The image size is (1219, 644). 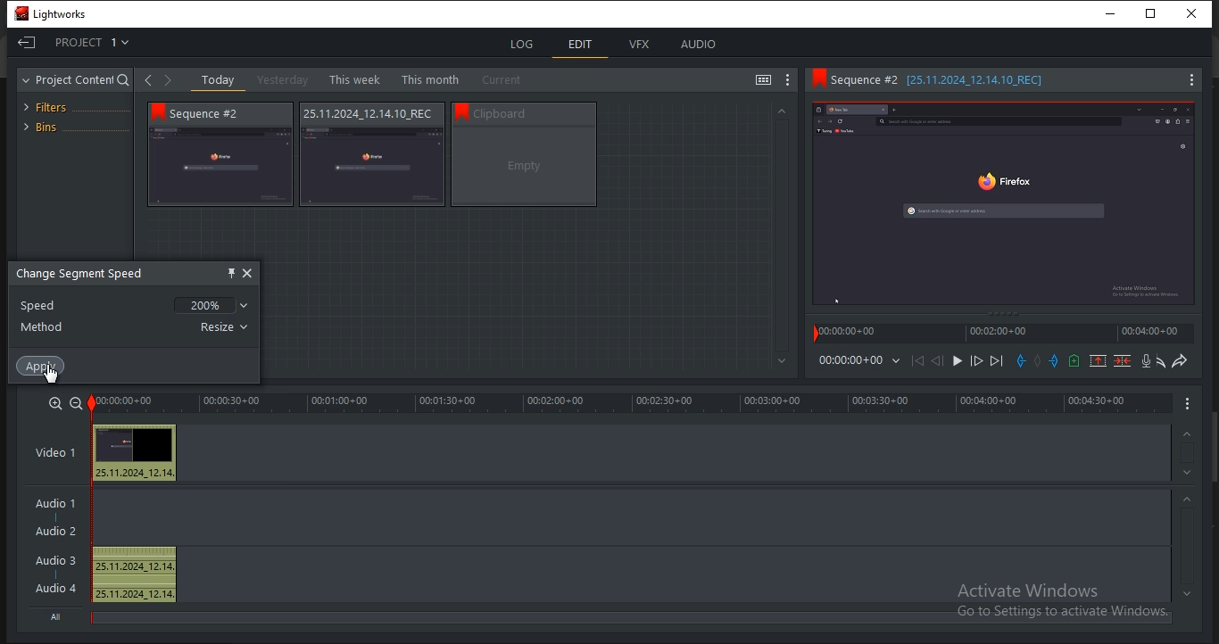 What do you see at coordinates (809, 334) in the screenshot?
I see `Playback marker` at bounding box center [809, 334].